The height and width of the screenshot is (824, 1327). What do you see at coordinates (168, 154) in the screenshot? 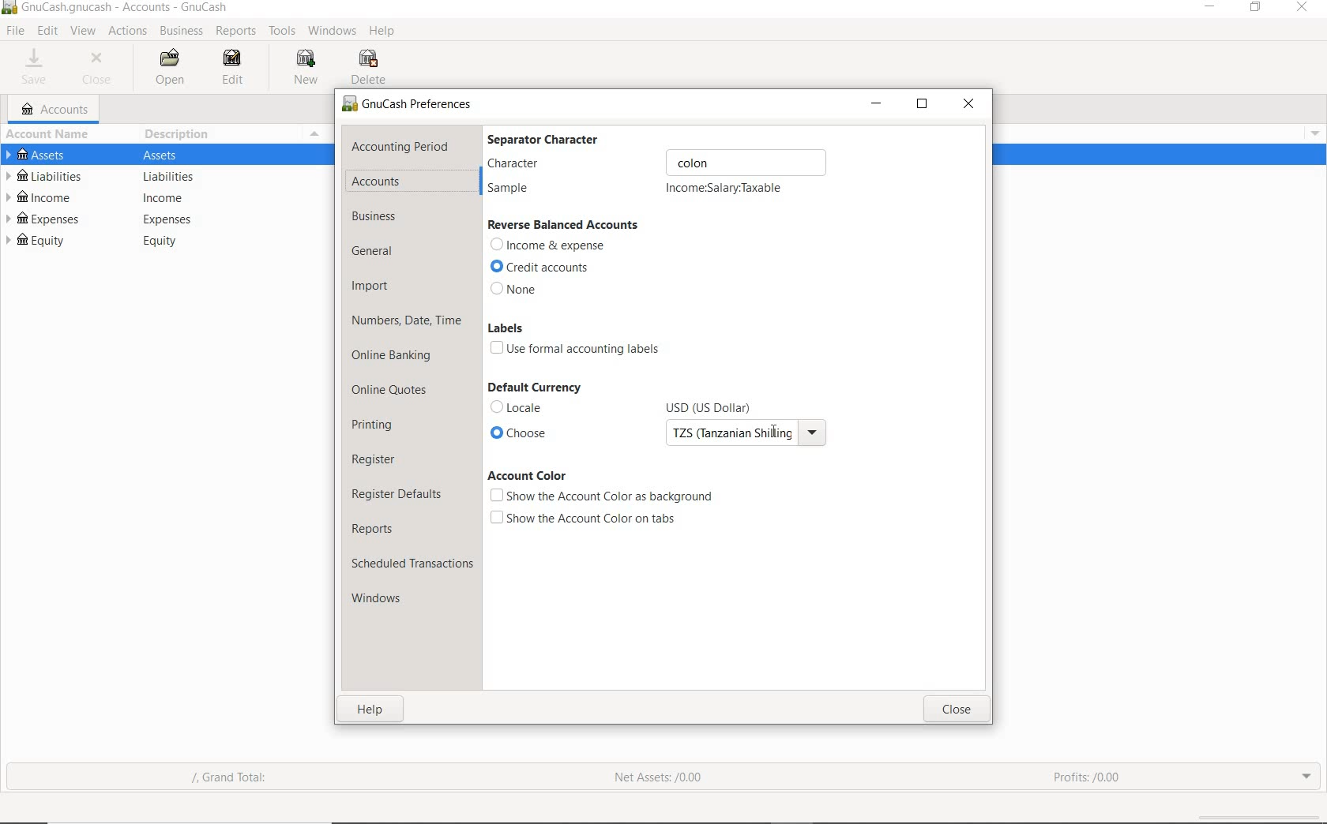
I see `` at bounding box center [168, 154].